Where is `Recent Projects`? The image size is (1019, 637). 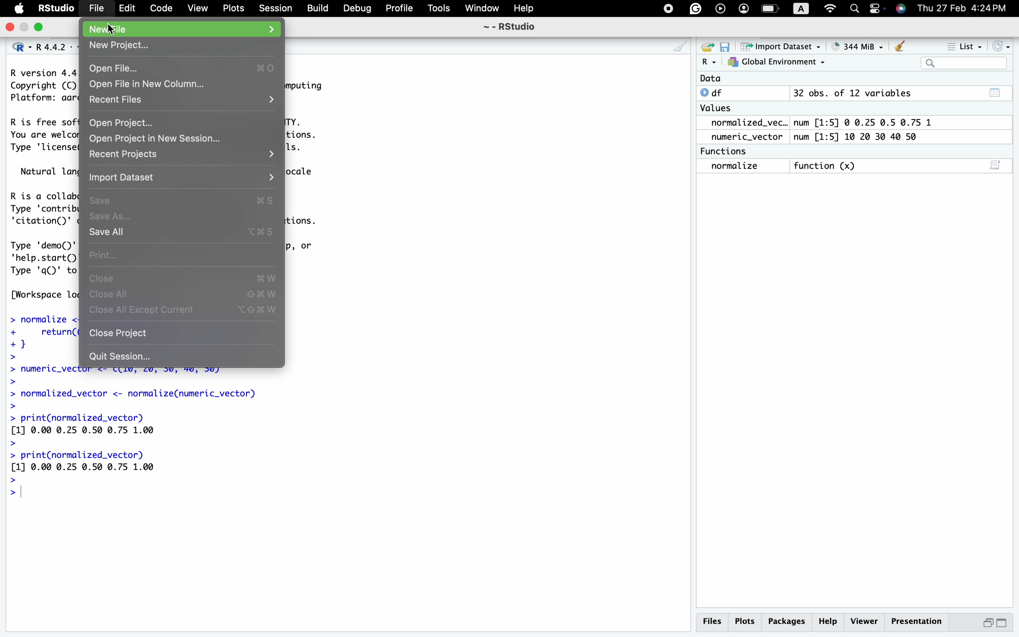 Recent Projects is located at coordinates (123, 155).